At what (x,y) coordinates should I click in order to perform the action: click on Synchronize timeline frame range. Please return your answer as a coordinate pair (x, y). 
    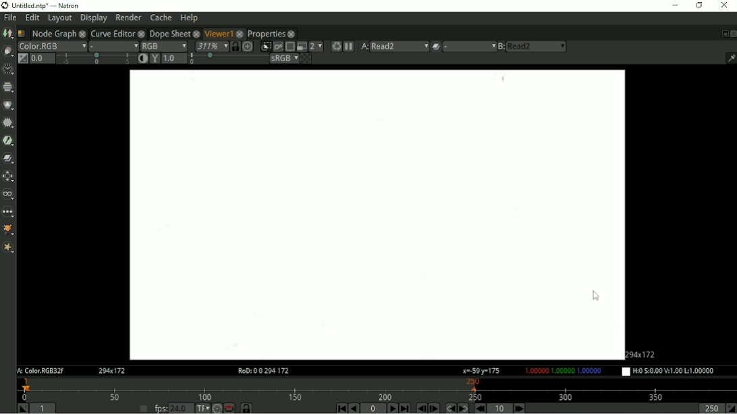
    Looking at the image, I should click on (246, 408).